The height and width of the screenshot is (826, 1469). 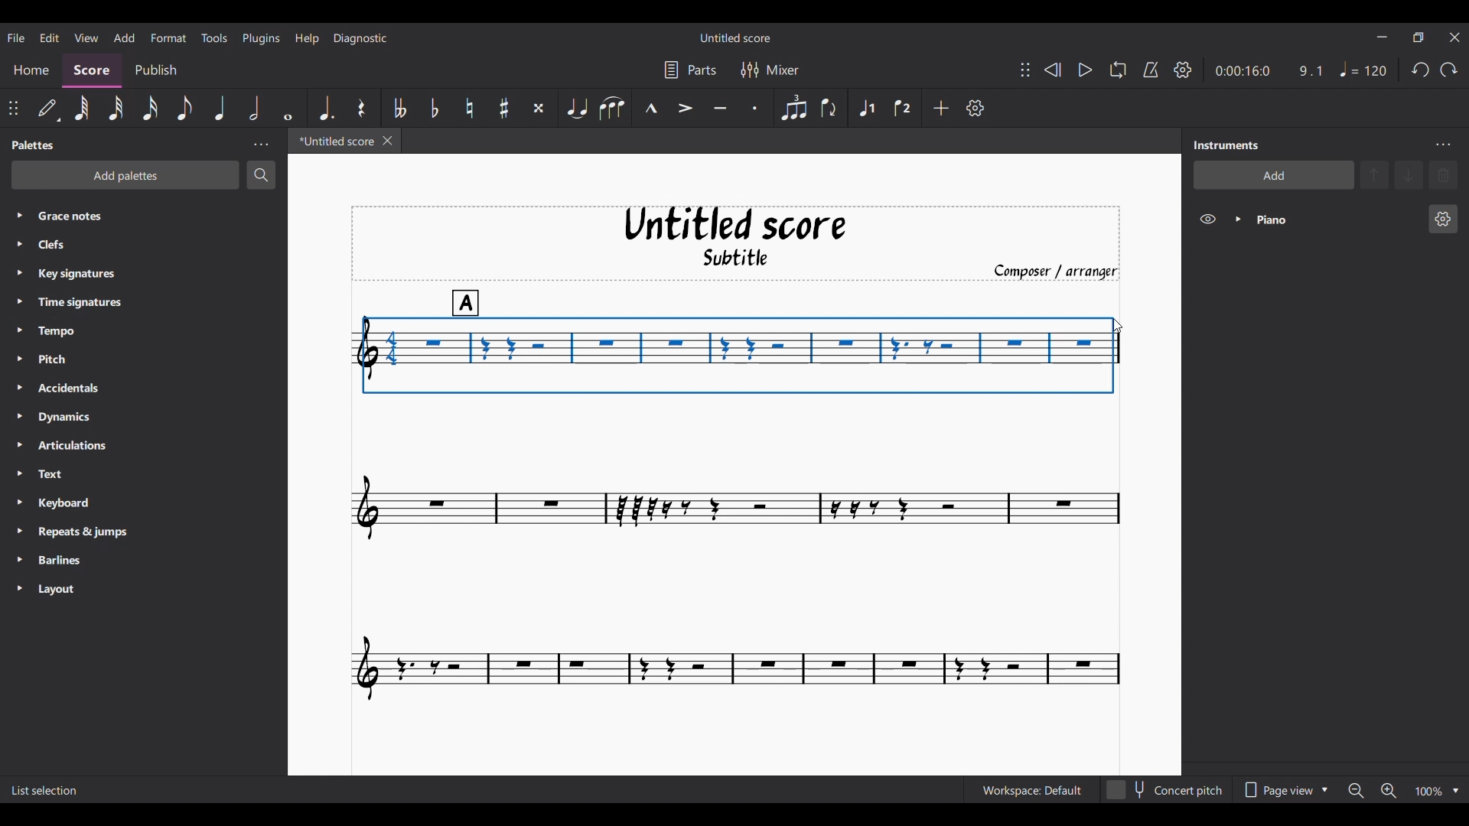 I want to click on Tie, so click(x=576, y=107).